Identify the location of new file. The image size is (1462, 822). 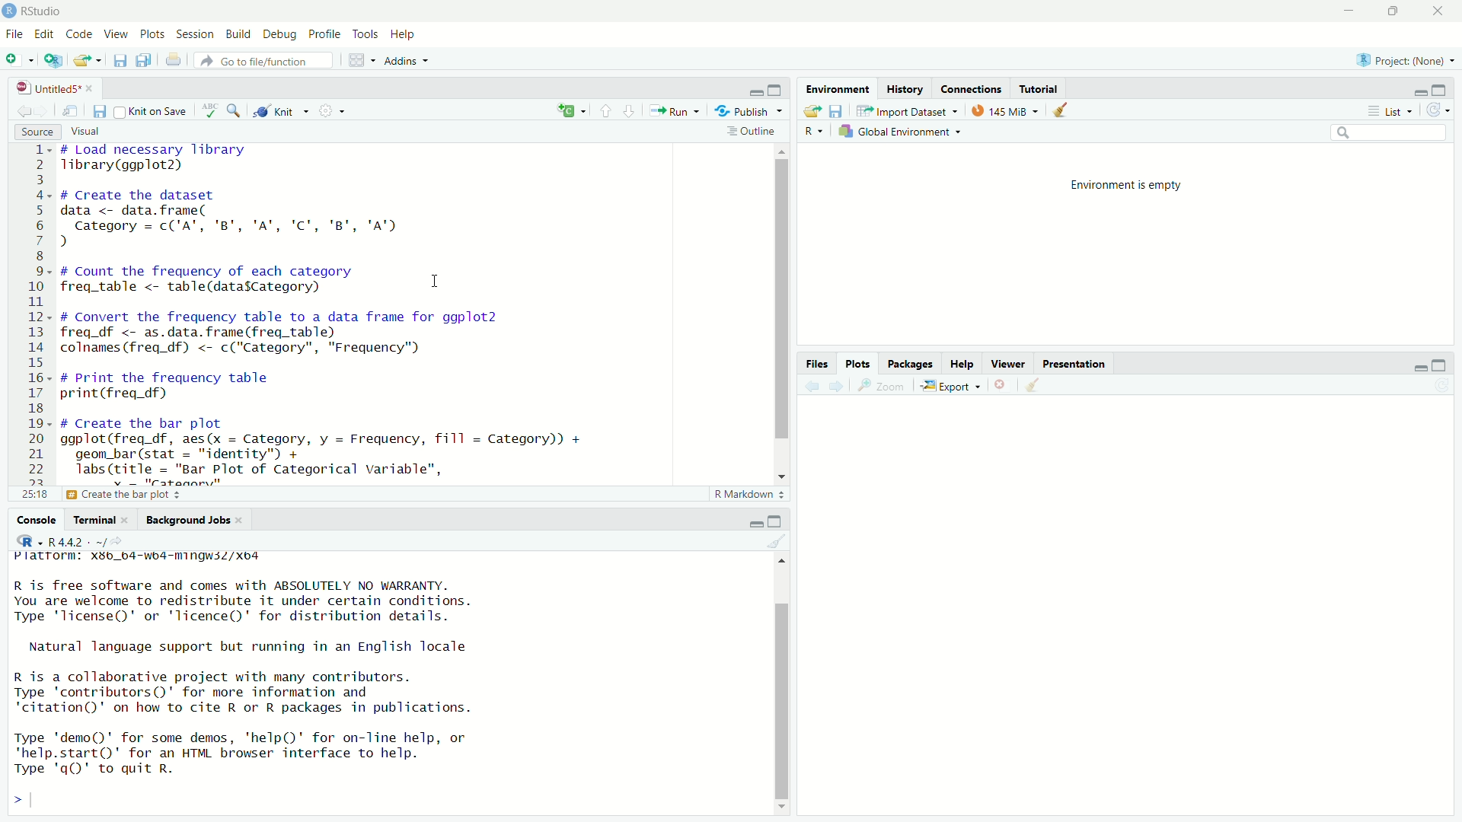
(17, 61).